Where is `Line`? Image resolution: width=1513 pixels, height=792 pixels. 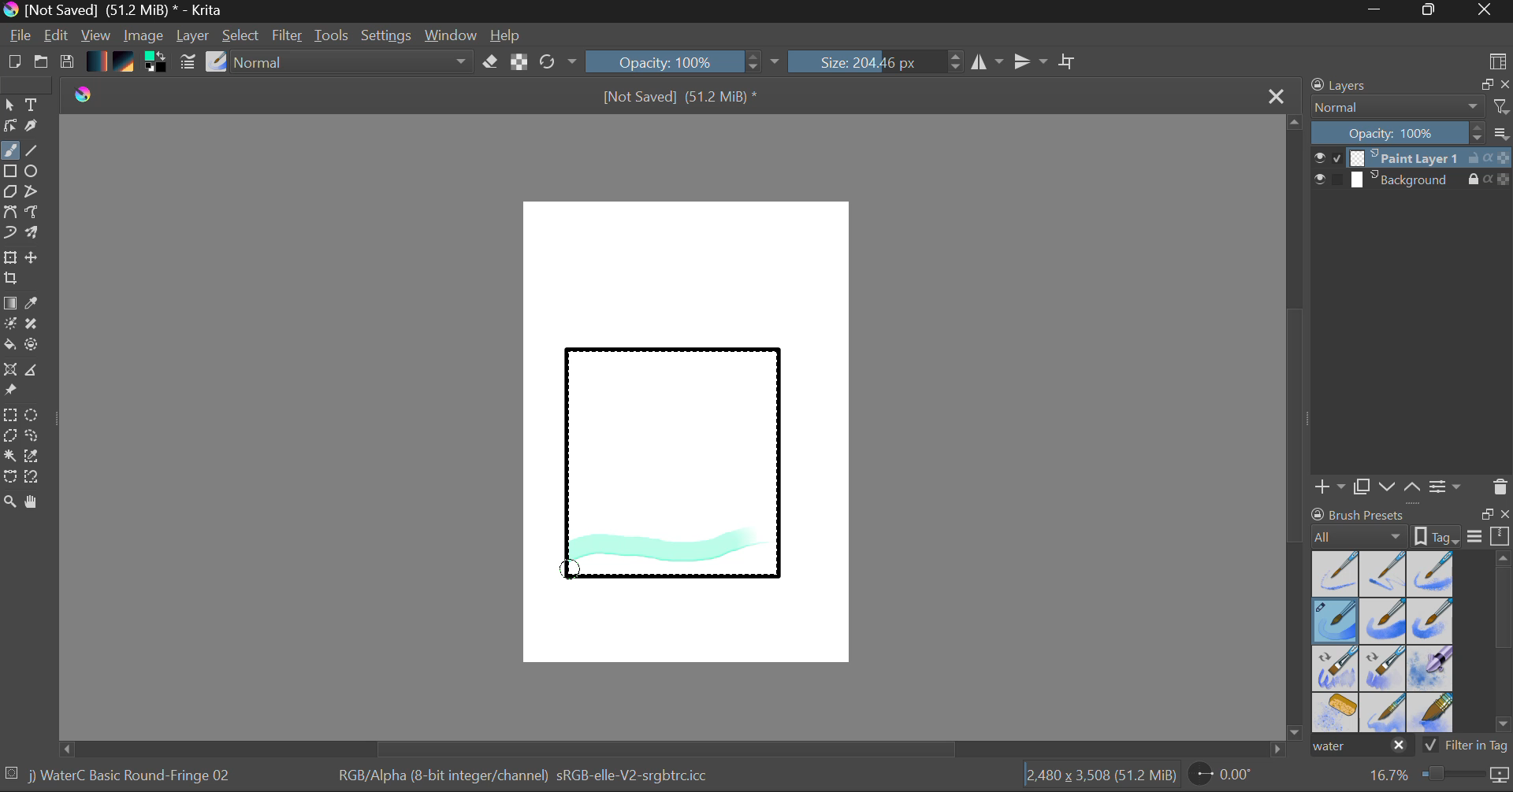
Line is located at coordinates (32, 151).